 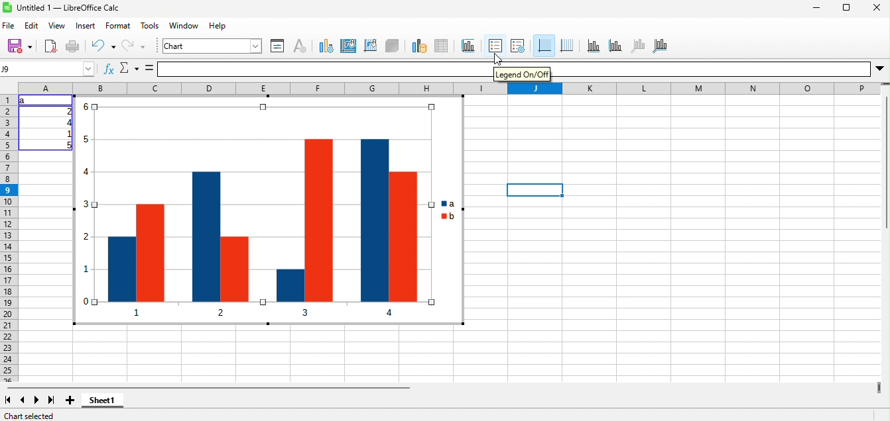 I want to click on data table, so click(x=442, y=46).